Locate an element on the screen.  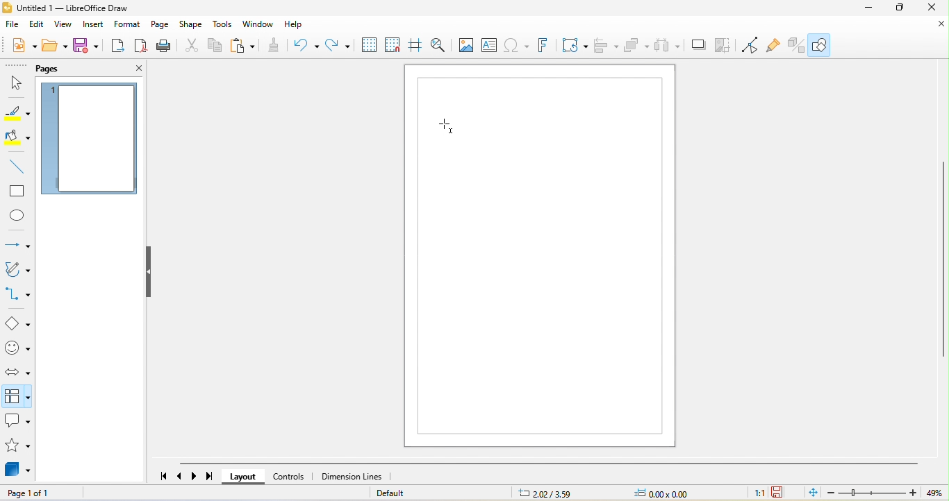
ellipse is located at coordinates (16, 215).